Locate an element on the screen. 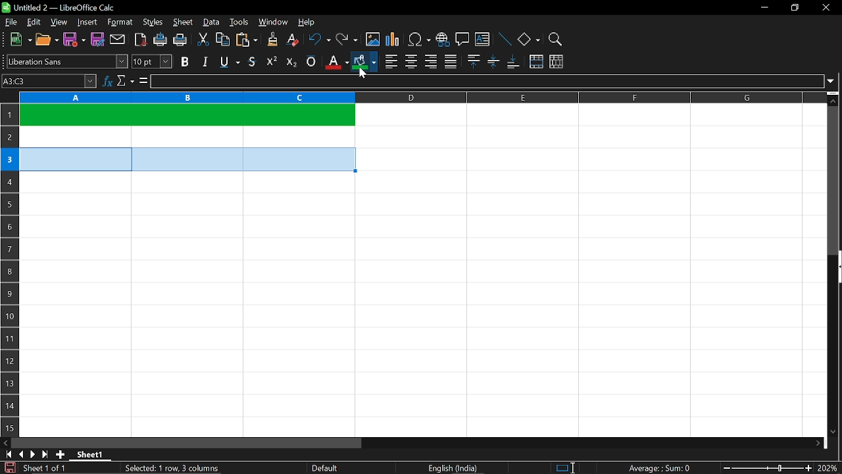  text size is located at coordinates (152, 61).